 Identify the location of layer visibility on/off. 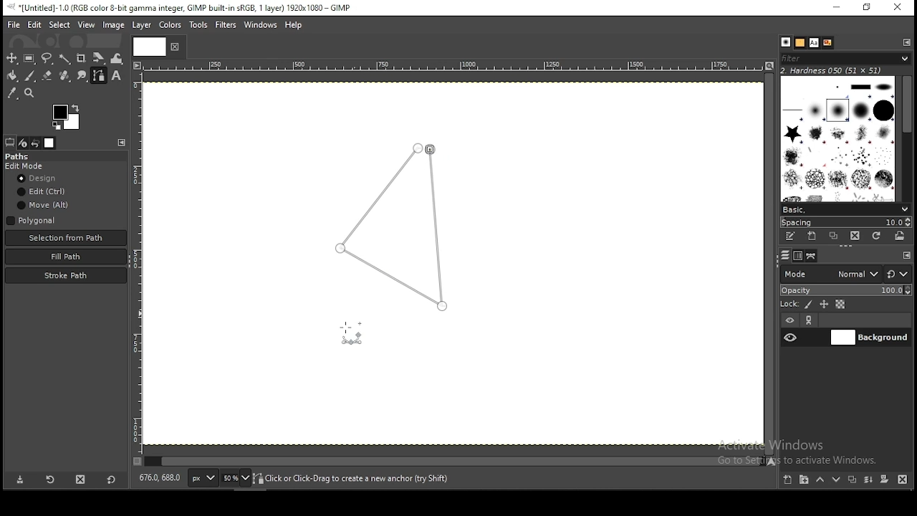
(791, 337).